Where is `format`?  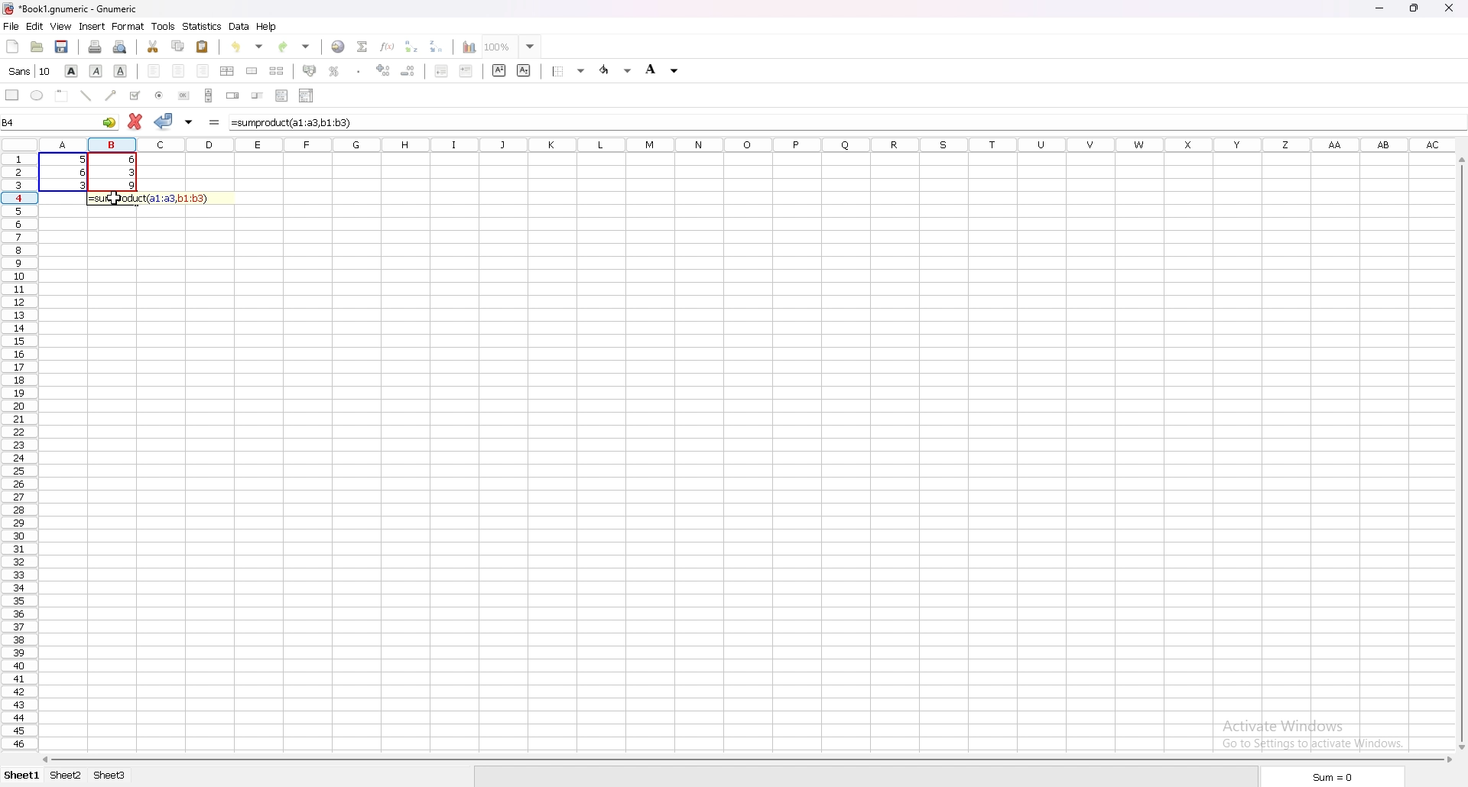
format is located at coordinates (128, 26).